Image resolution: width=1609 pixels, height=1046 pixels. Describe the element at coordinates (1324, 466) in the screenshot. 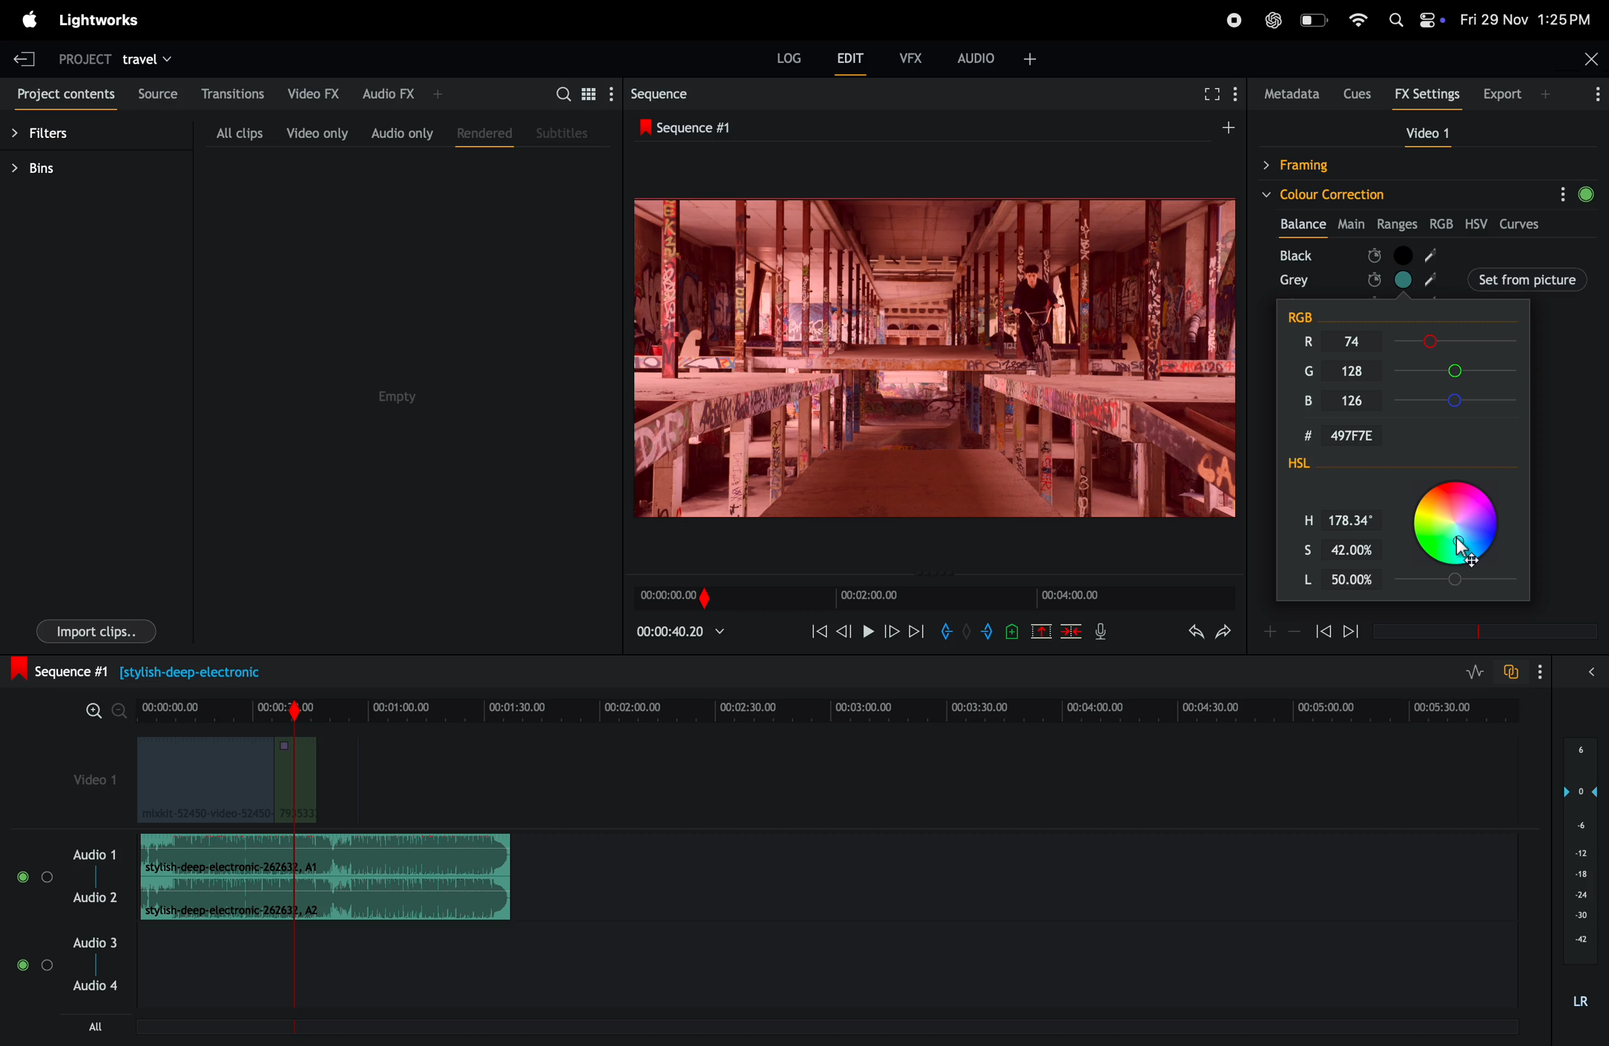

I see `HSL` at that location.